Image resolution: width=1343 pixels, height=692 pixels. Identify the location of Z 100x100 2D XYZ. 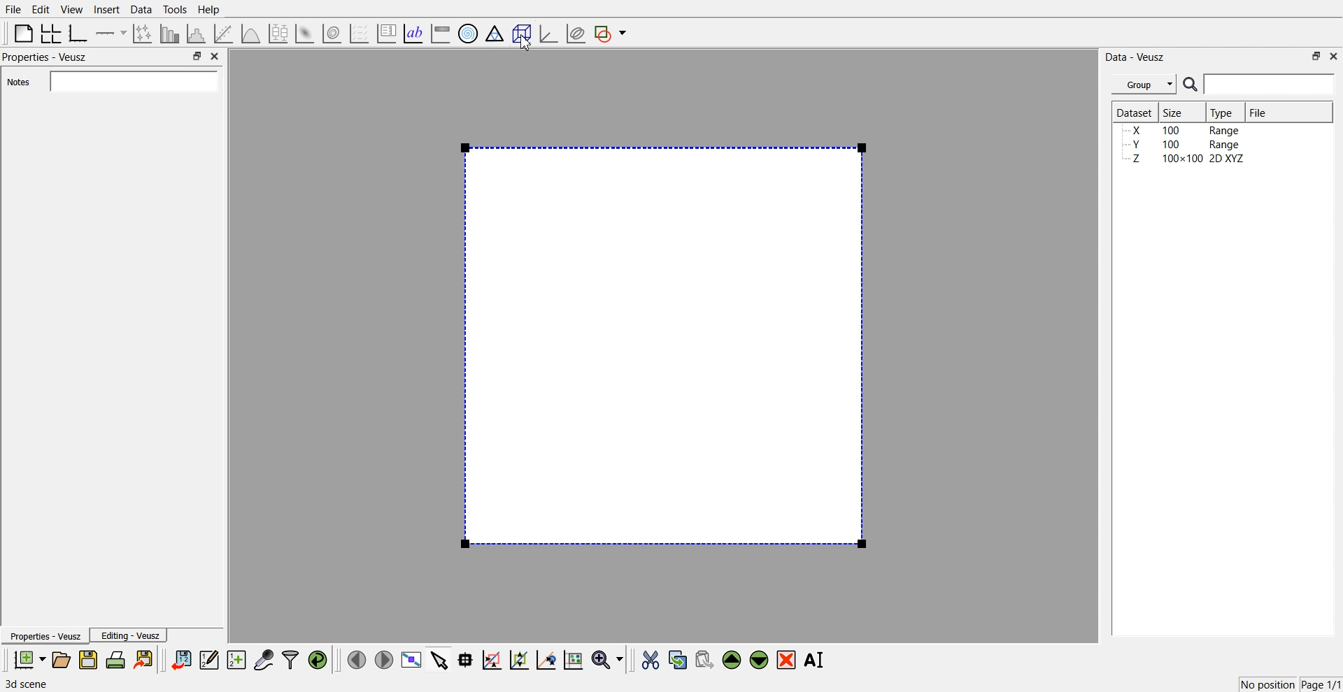
(1186, 159).